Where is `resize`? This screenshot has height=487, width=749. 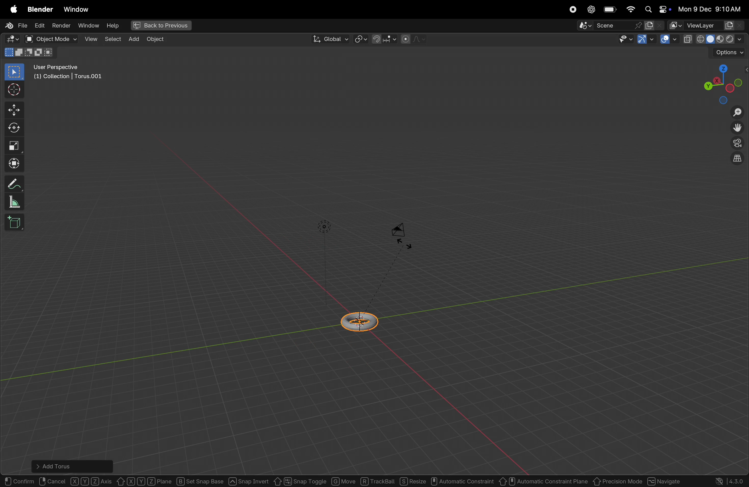
resize is located at coordinates (413, 481).